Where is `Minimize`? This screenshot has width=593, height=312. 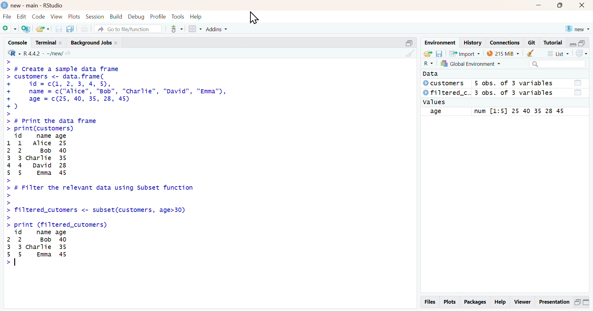 Minimize is located at coordinates (540, 6).